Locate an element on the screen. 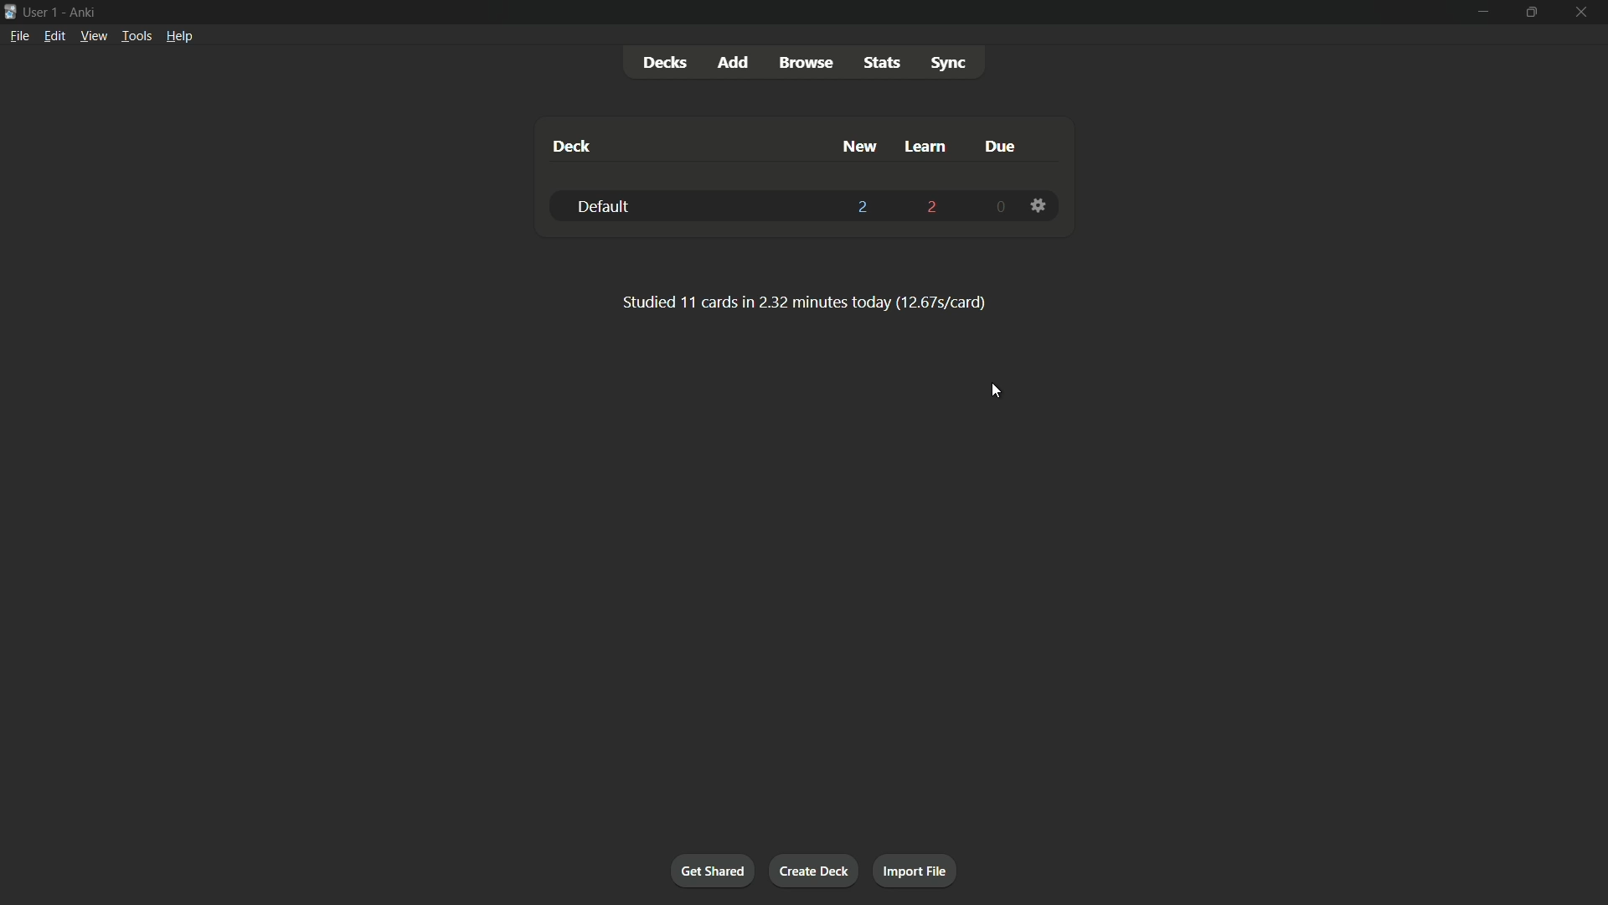 Image resolution: width=1608 pixels, height=905 pixels. sync is located at coordinates (951, 64).